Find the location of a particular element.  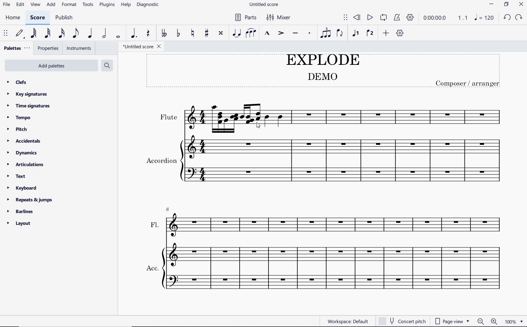

playback time is located at coordinates (435, 18).